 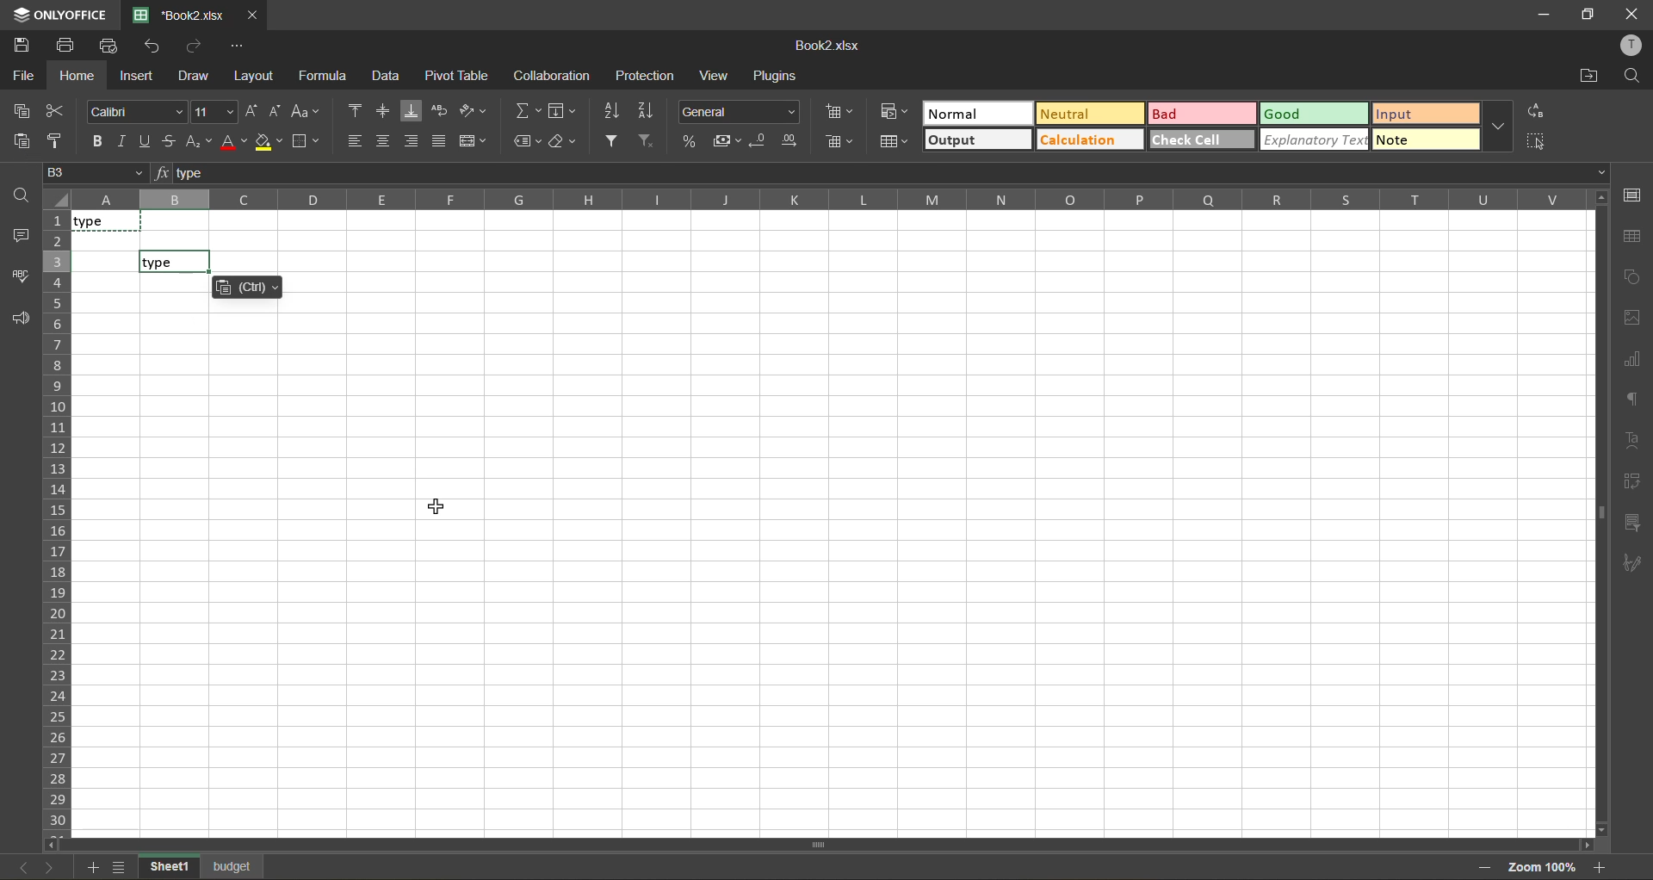 What do you see at coordinates (826, 201) in the screenshot?
I see `column names` at bounding box center [826, 201].